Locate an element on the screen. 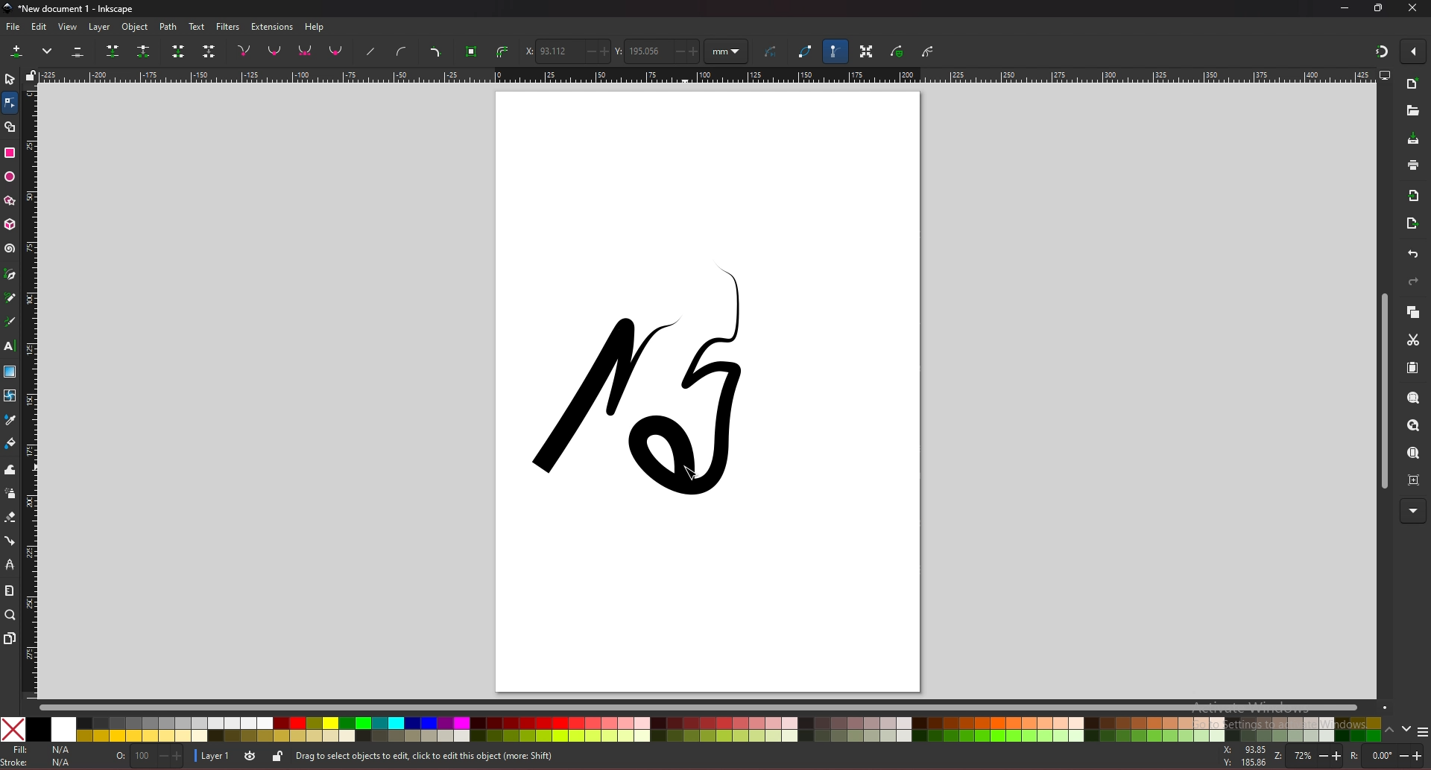  opacity is located at coordinates (150, 757).